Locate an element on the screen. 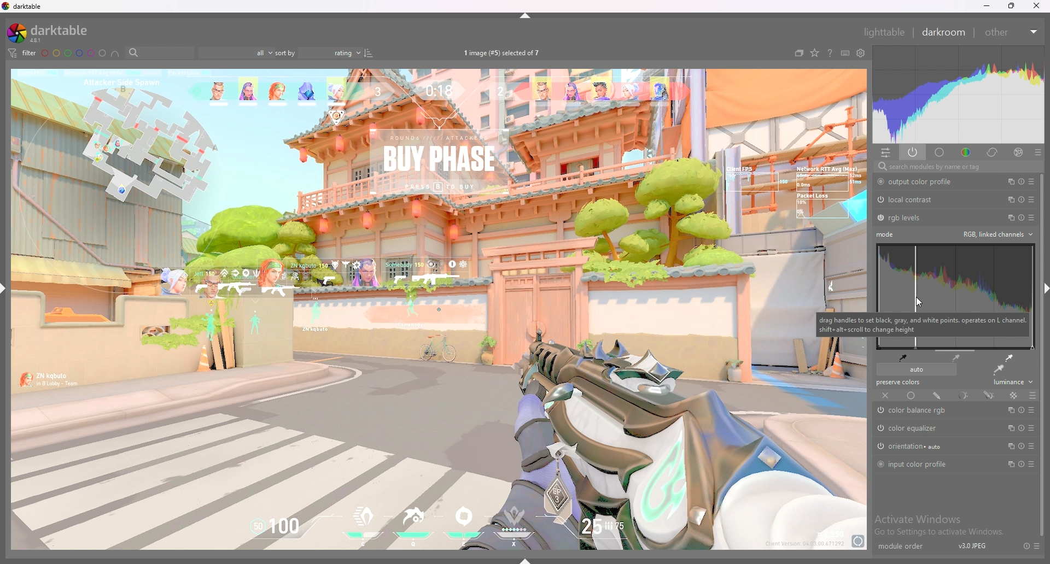 This screenshot has height=564, width=1050. multiple instances action is located at coordinates (1008, 427).